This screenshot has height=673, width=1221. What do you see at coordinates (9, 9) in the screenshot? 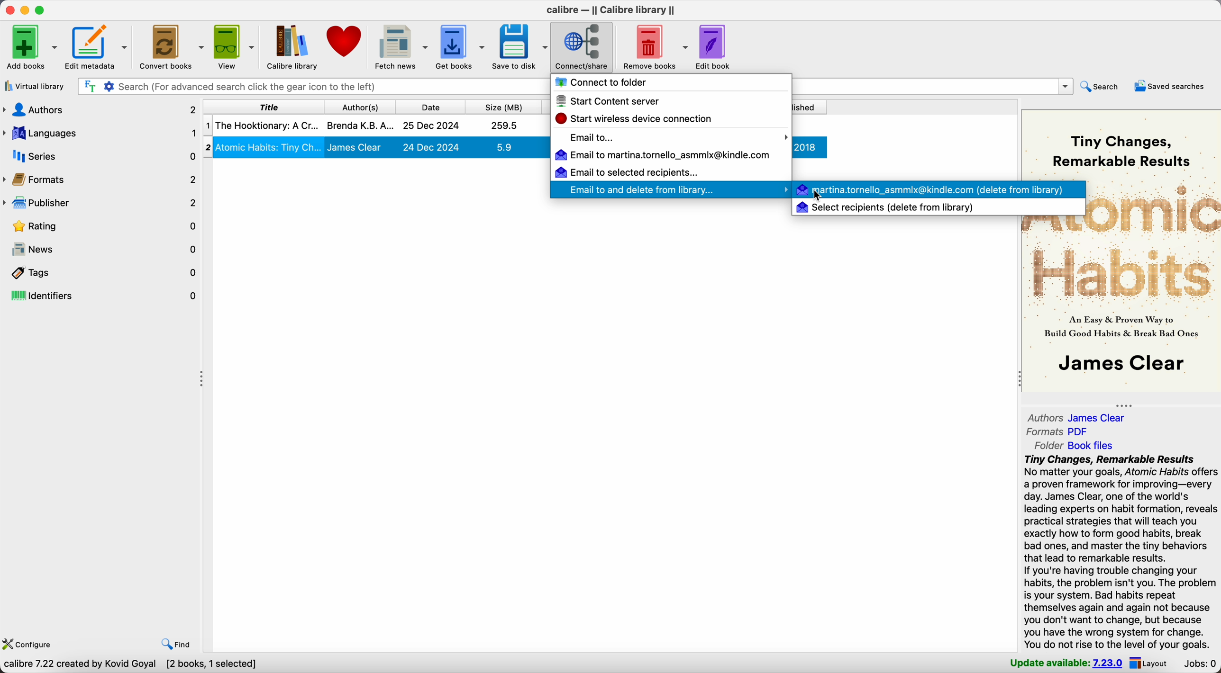
I see `close Calibre` at bounding box center [9, 9].